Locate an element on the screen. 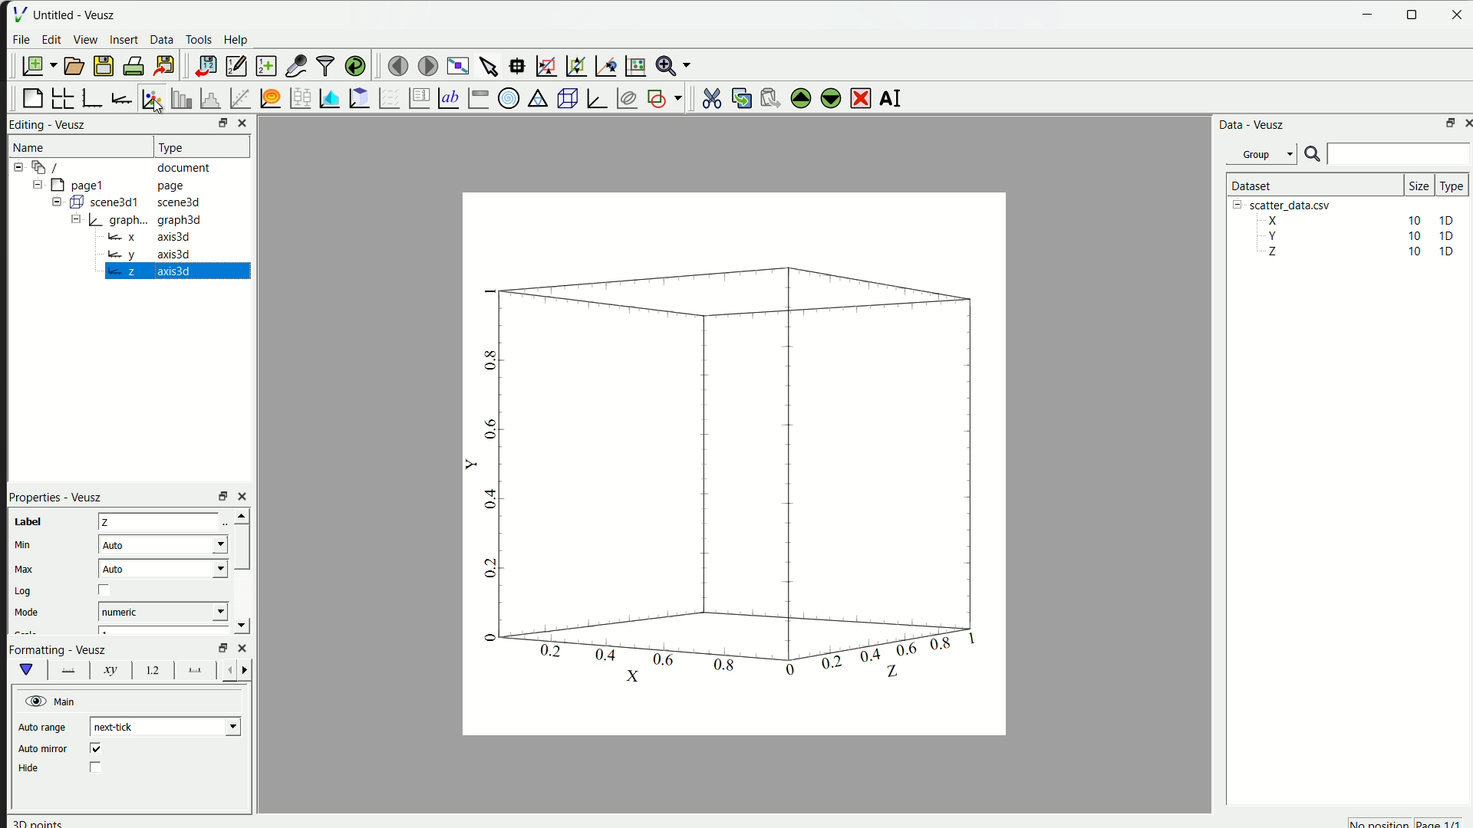  close is located at coordinates (1465, 122).